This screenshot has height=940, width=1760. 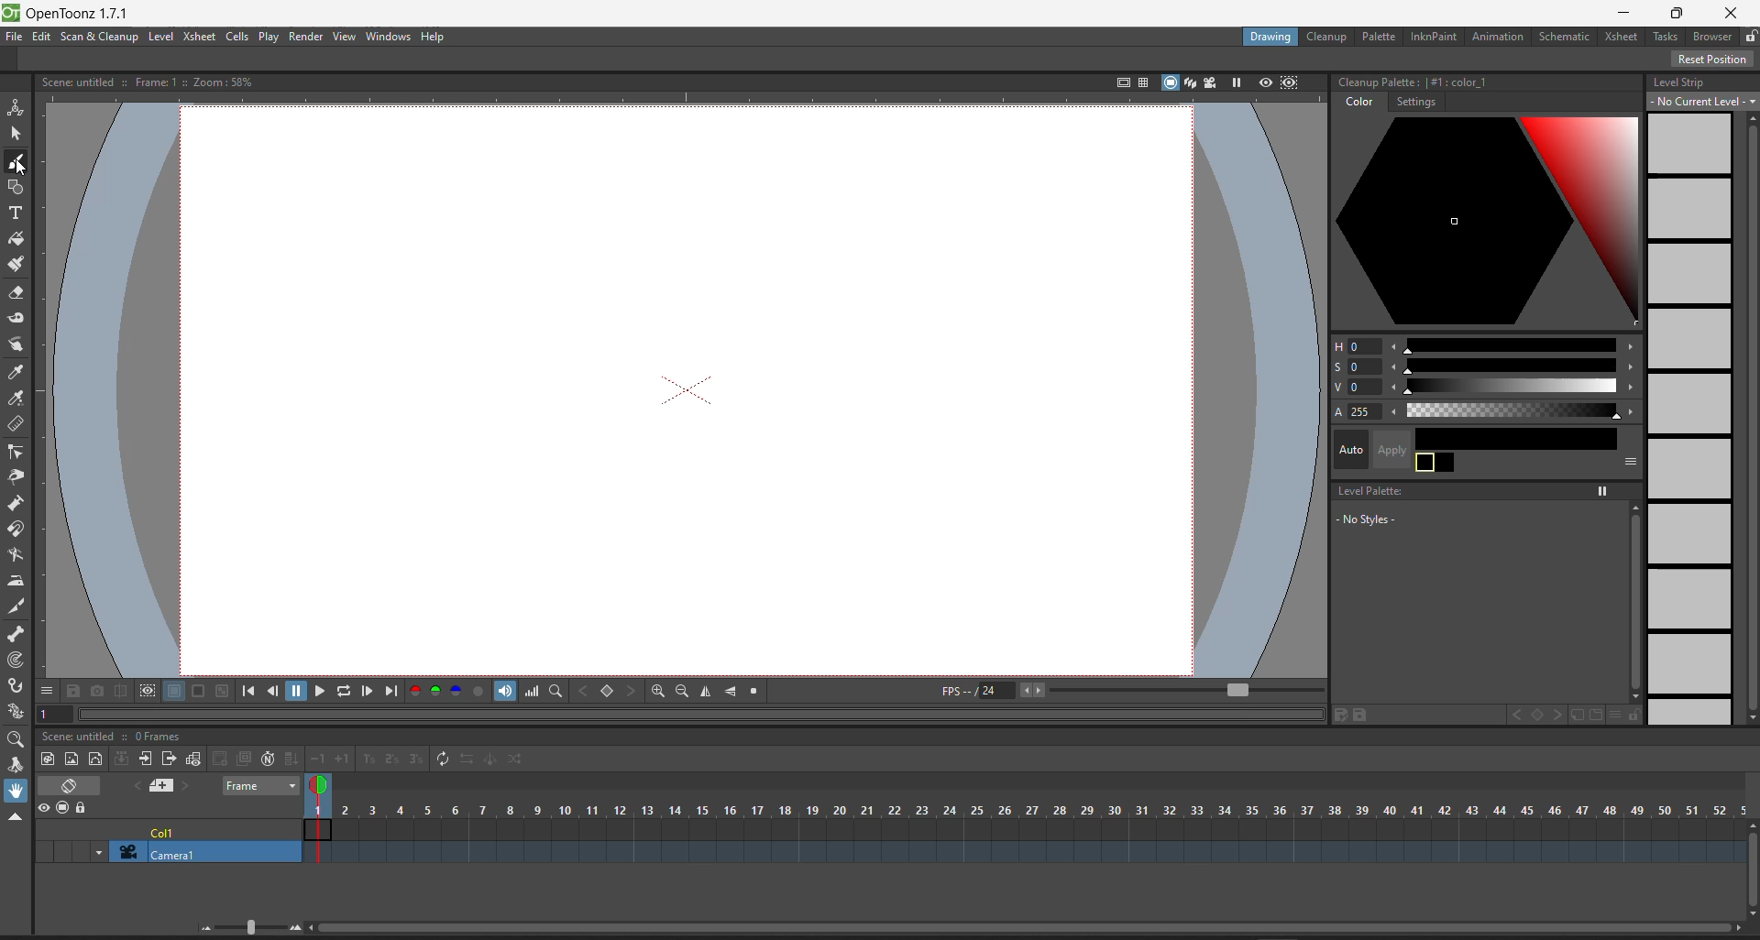 What do you see at coordinates (292, 750) in the screenshot?
I see `fill in empty cells` at bounding box center [292, 750].